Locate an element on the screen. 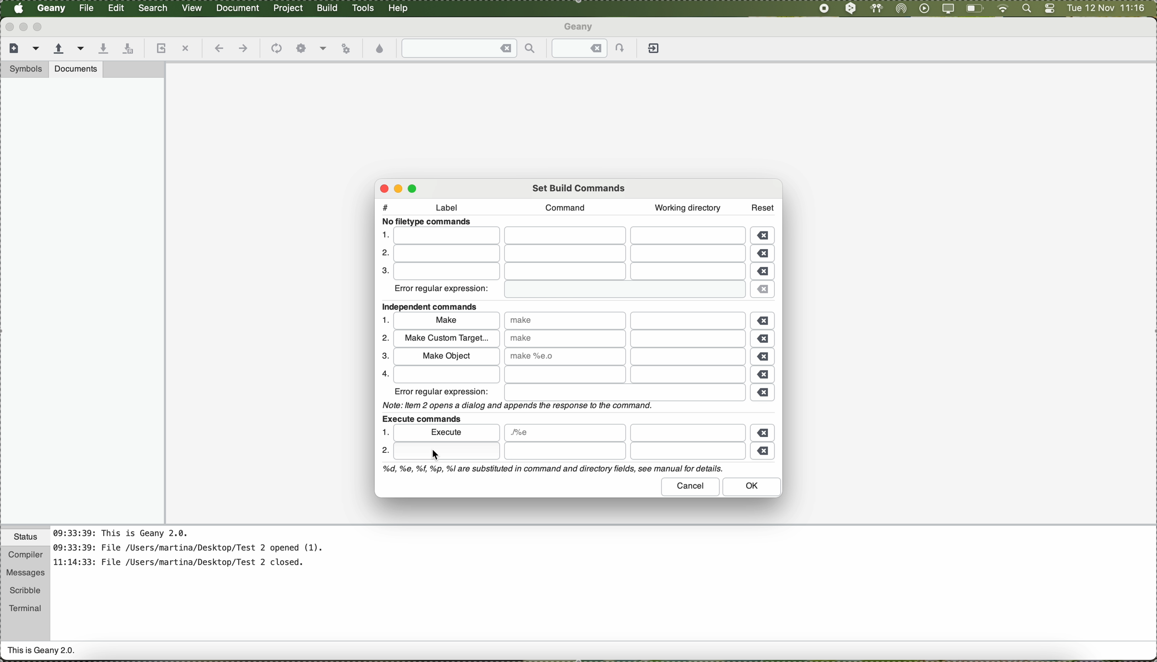 This screenshot has height=662, width=1157. error regular expression is located at coordinates (443, 291).